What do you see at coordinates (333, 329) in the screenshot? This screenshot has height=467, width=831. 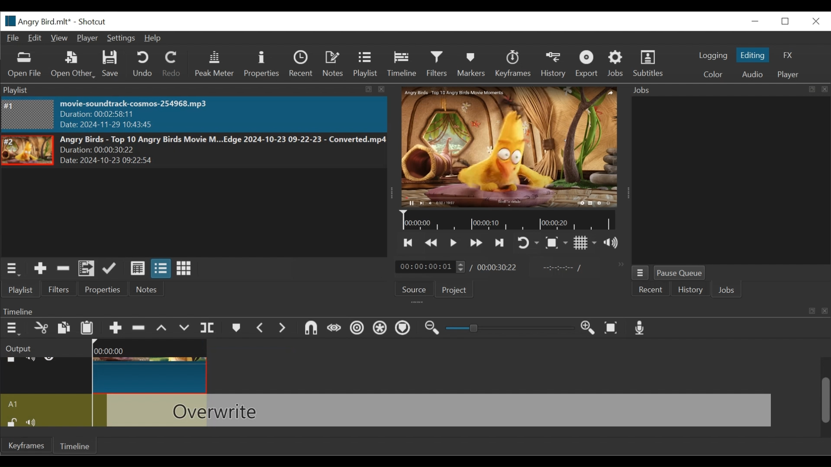 I see `Scrub while dragging` at bounding box center [333, 329].